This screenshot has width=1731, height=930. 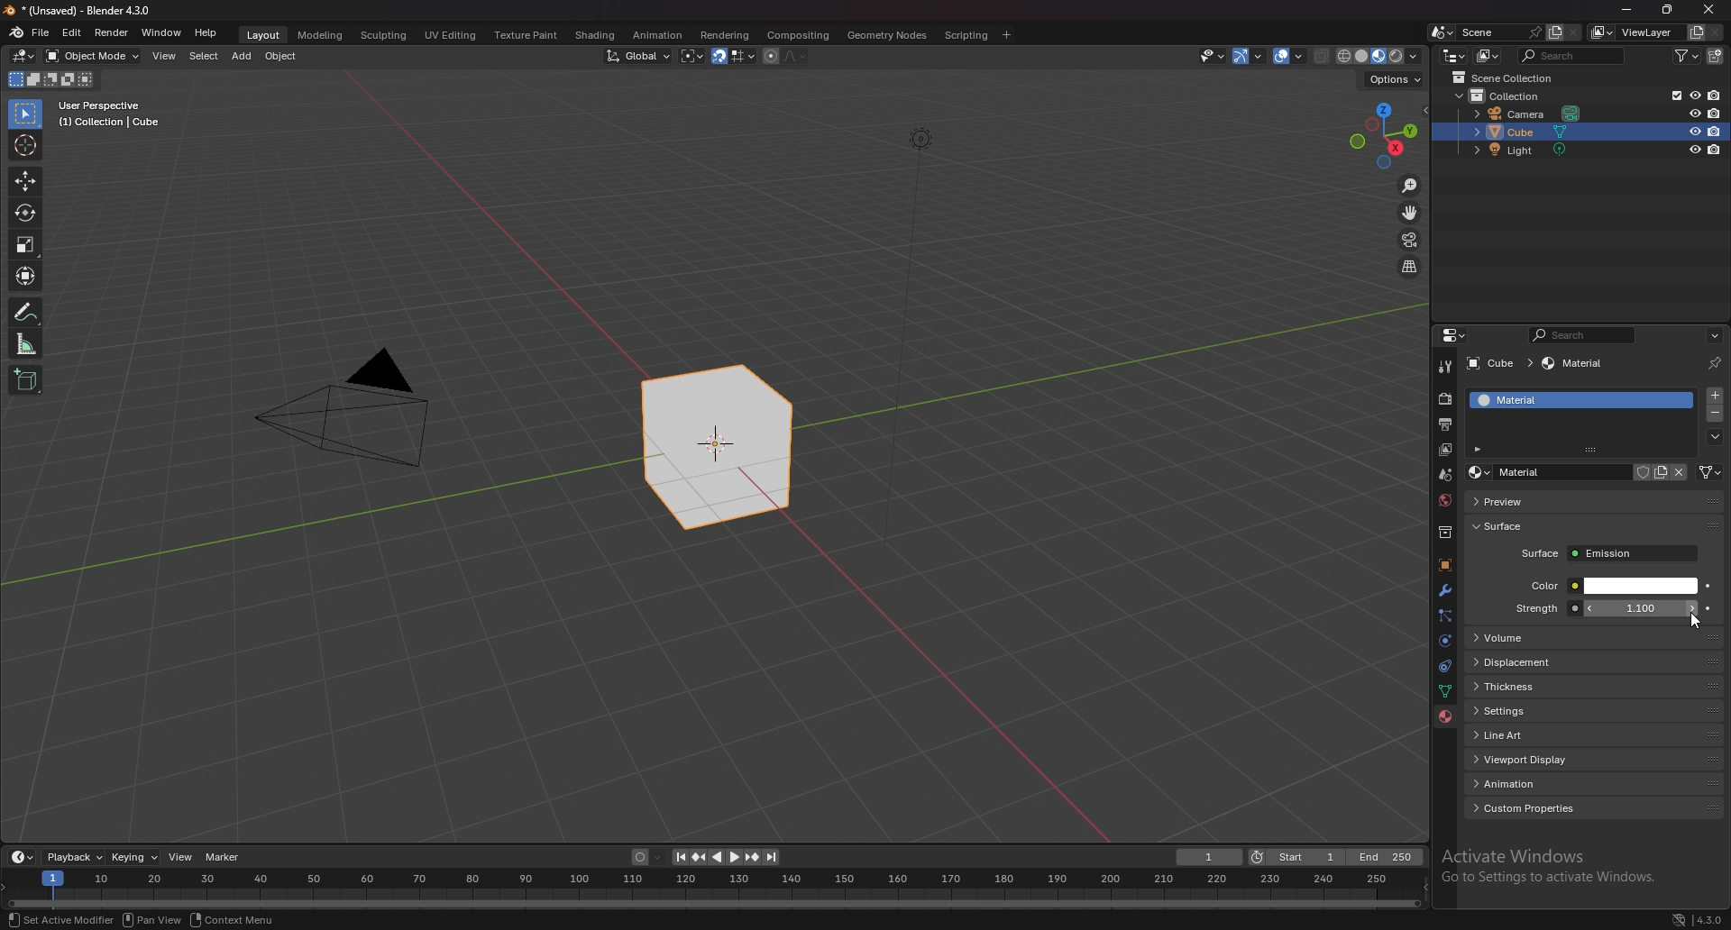 I want to click on viewport shading, so click(x=1377, y=56).